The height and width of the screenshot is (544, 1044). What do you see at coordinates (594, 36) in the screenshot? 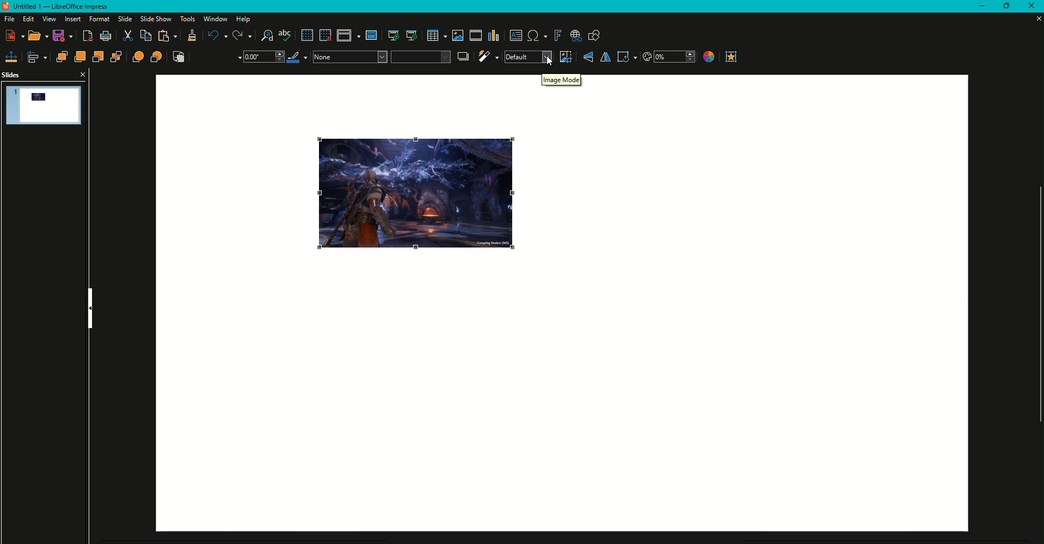
I see `Draw Function` at bounding box center [594, 36].